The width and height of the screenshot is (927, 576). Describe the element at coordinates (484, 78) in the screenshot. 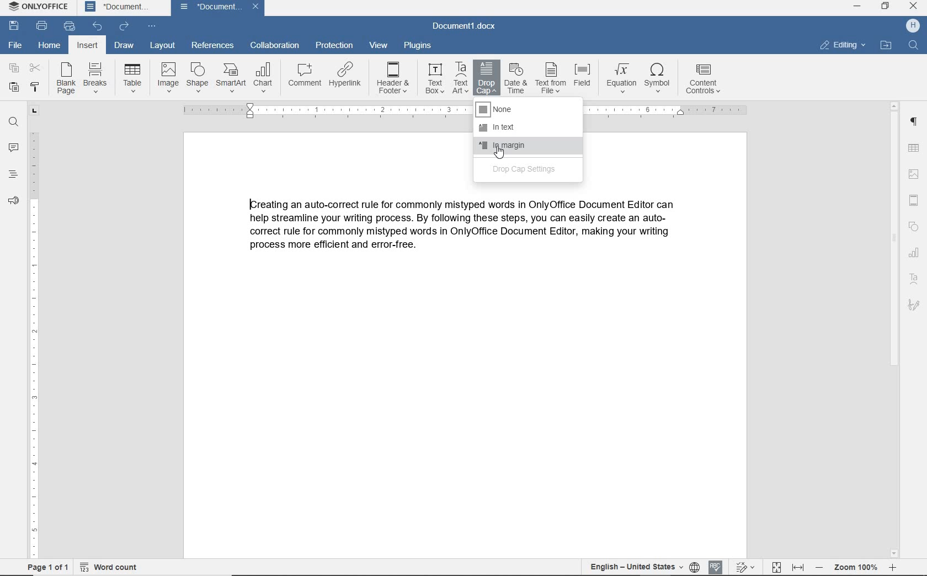

I see `drop cap` at that location.